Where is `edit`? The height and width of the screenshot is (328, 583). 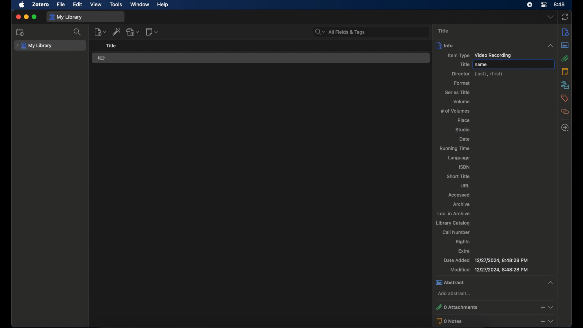 edit is located at coordinates (77, 5).